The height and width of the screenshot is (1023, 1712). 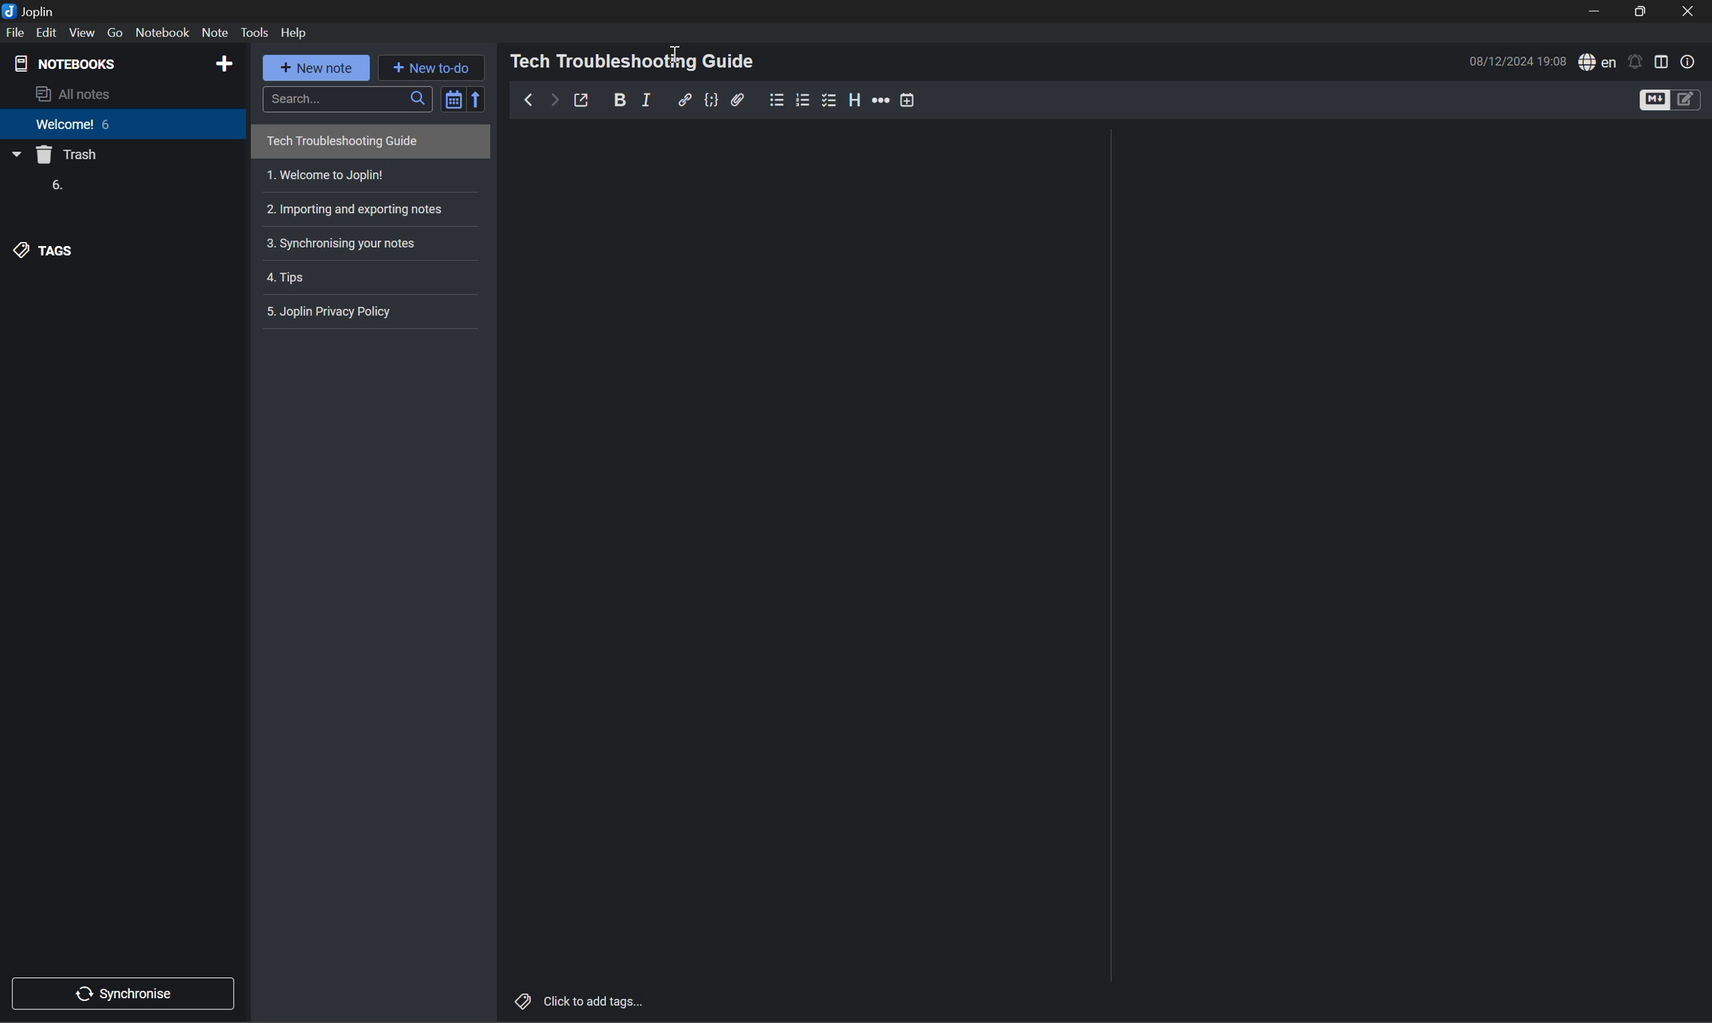 I want to click on Set alarm, so click(x=1634, y=61).